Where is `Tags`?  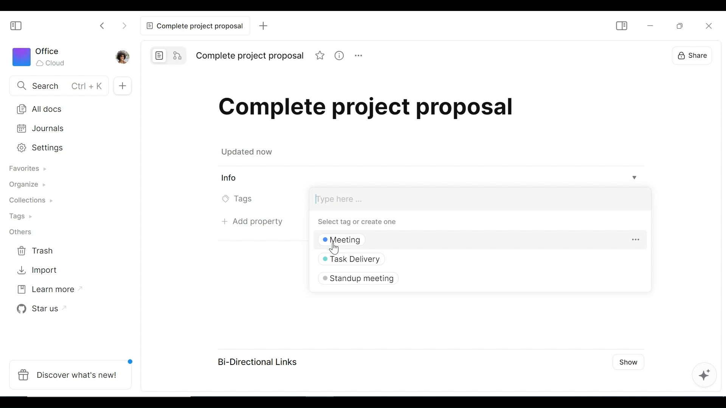 Tags is located at coordinates (240, 198).